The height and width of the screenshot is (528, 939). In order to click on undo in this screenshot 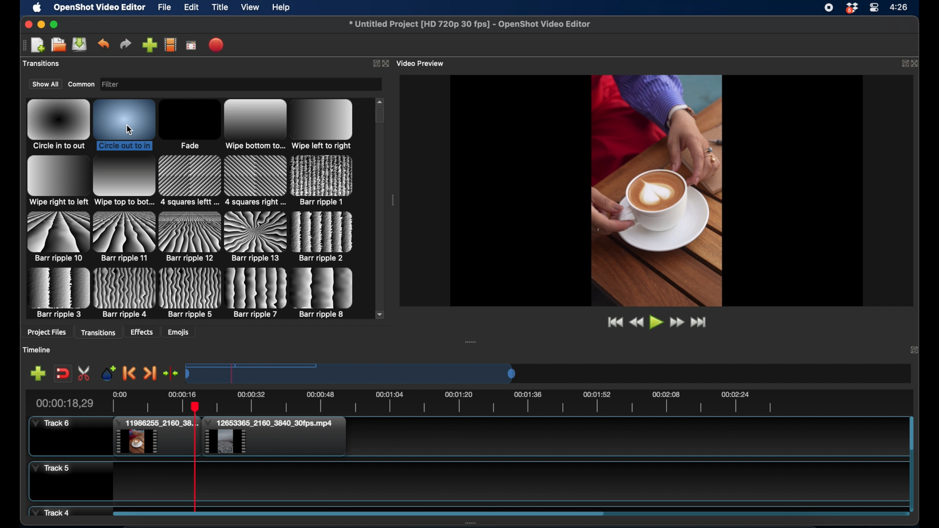, I will do `click(104, 44)`.